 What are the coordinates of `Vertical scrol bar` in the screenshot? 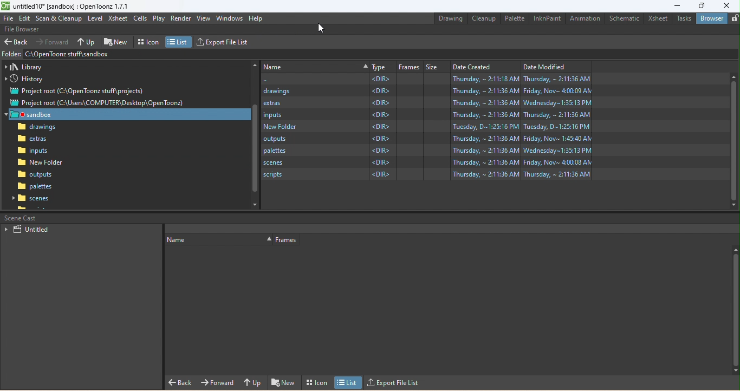 It's located at (735, 308).